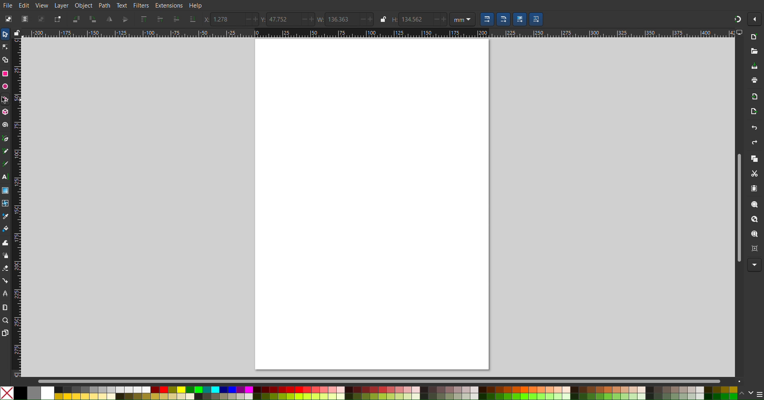 This screenshot has height=400, width=764. Describe the element at coordinates (6, 204) in the screenshot. I see `Mesh Tool` at that location.